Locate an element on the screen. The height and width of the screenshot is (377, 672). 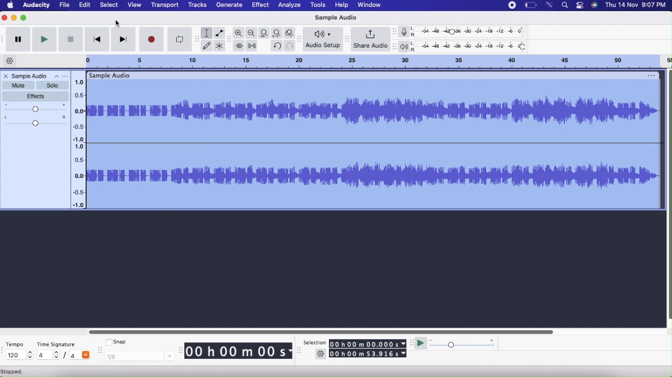
Time Signature is located at coordinates (56, 342).